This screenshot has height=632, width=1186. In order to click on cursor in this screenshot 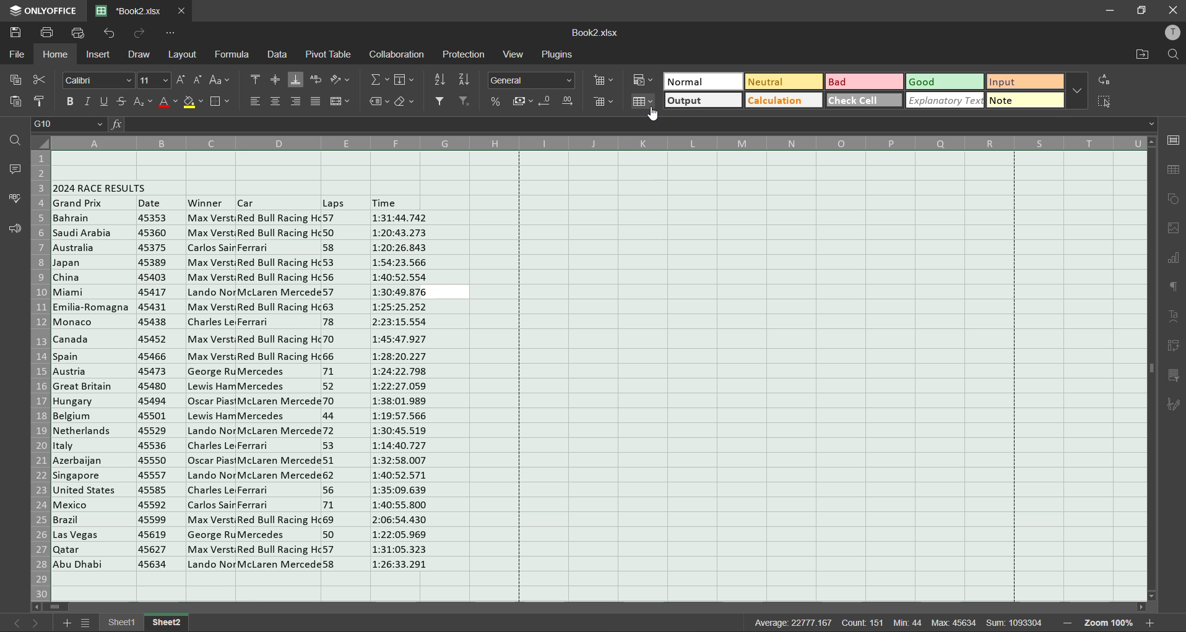, I will do `click(655, 116)`.